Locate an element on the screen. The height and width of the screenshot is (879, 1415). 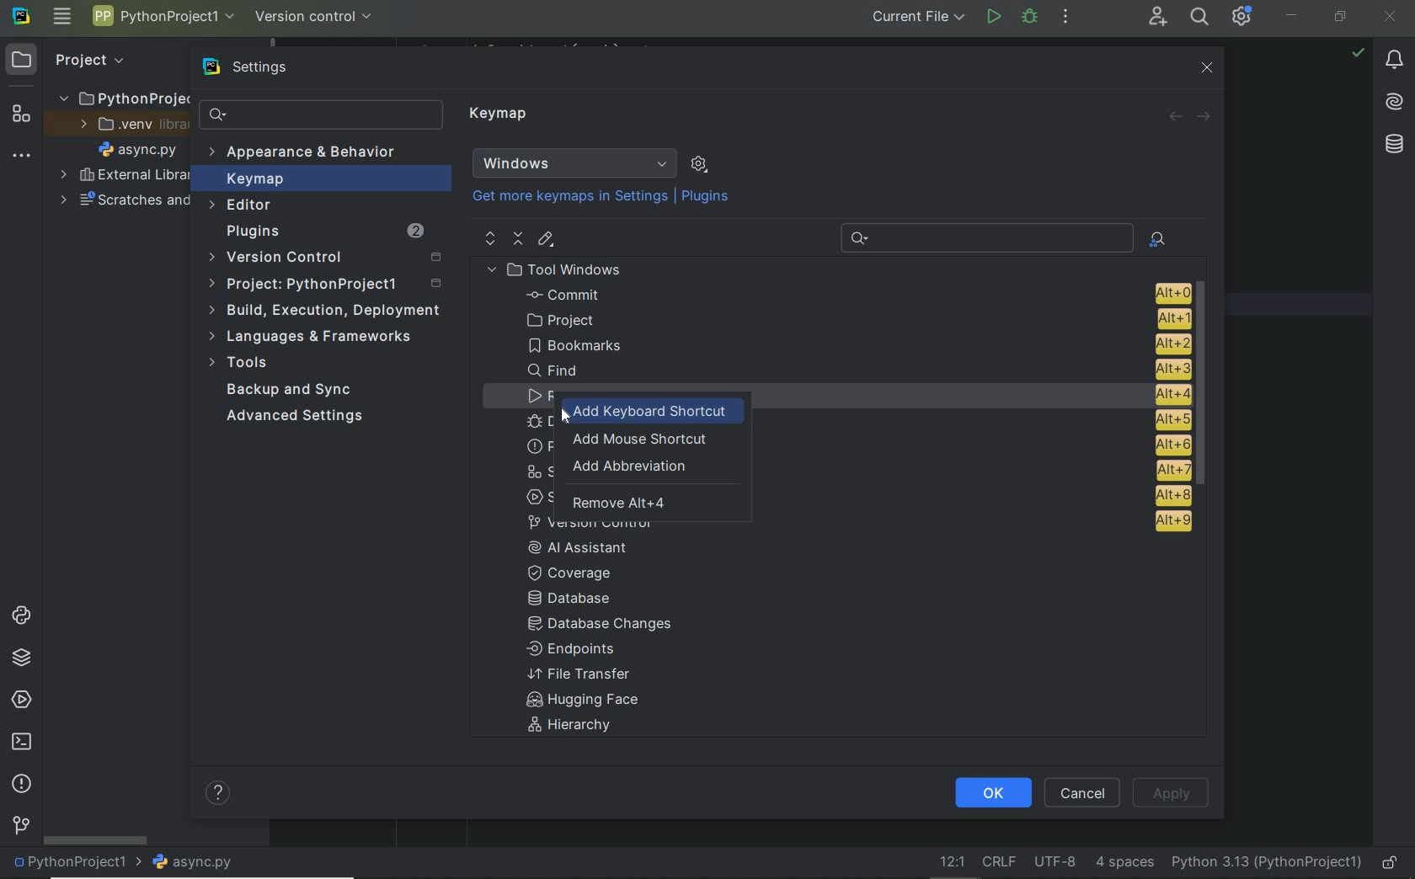
PythonProject is located at coordinates (124, 98).